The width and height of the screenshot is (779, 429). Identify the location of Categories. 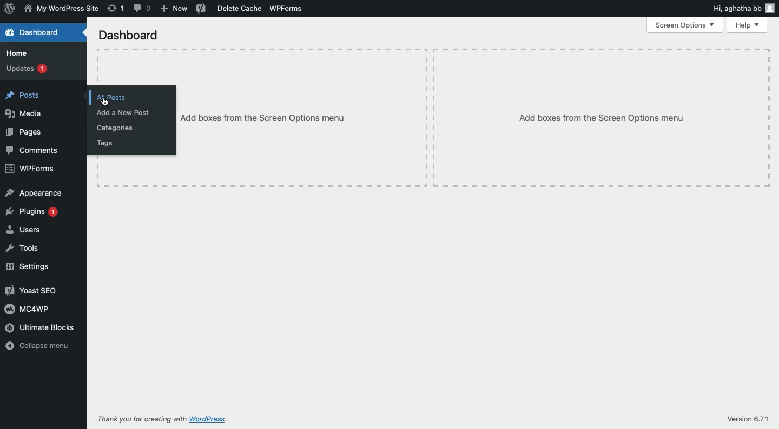
(116, 128).